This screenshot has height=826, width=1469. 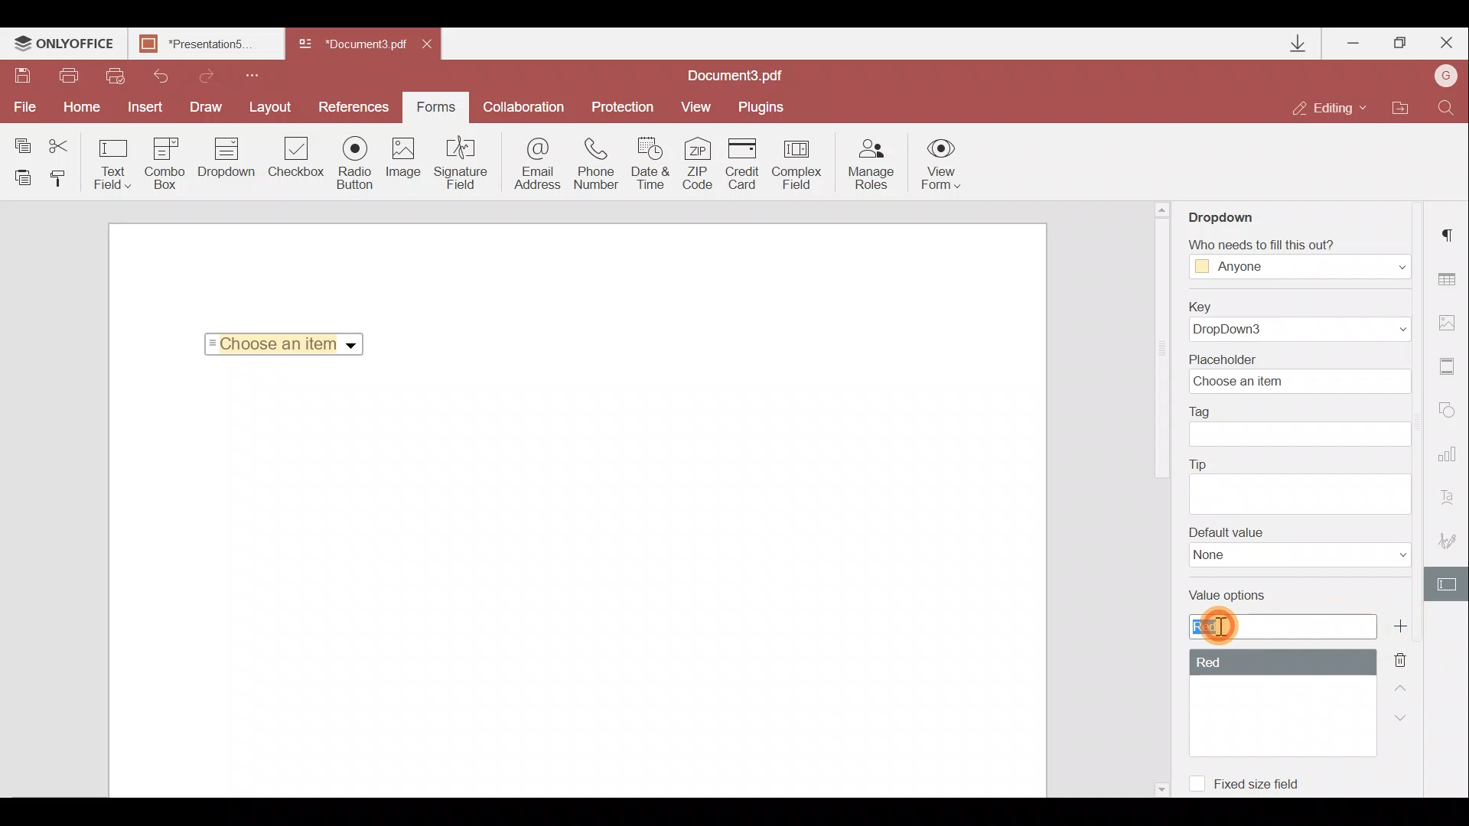 What do you see at coordinates (297, 158) in the screenshot?
I see `Checkbox` at bounding box center [297, 158].